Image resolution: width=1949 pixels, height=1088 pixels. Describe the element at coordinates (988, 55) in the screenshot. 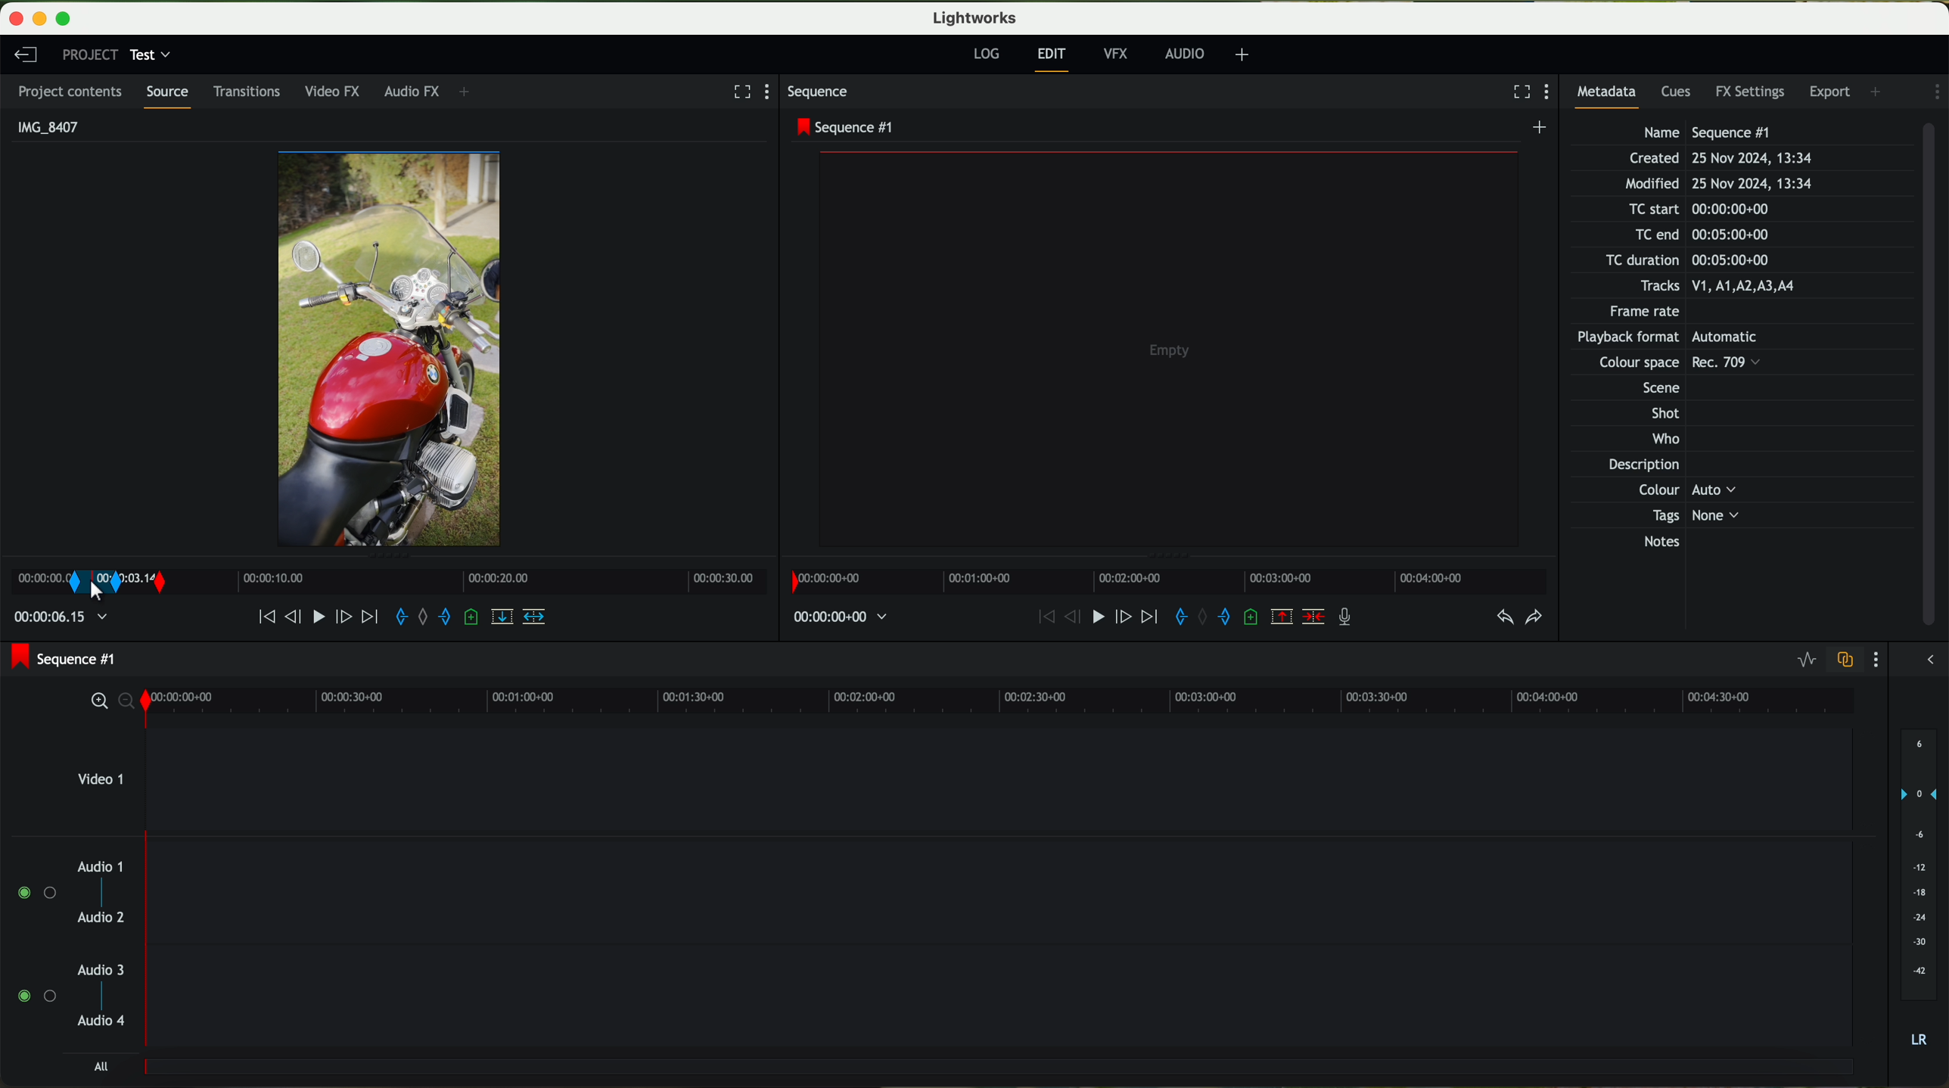

I see `log` at that location.